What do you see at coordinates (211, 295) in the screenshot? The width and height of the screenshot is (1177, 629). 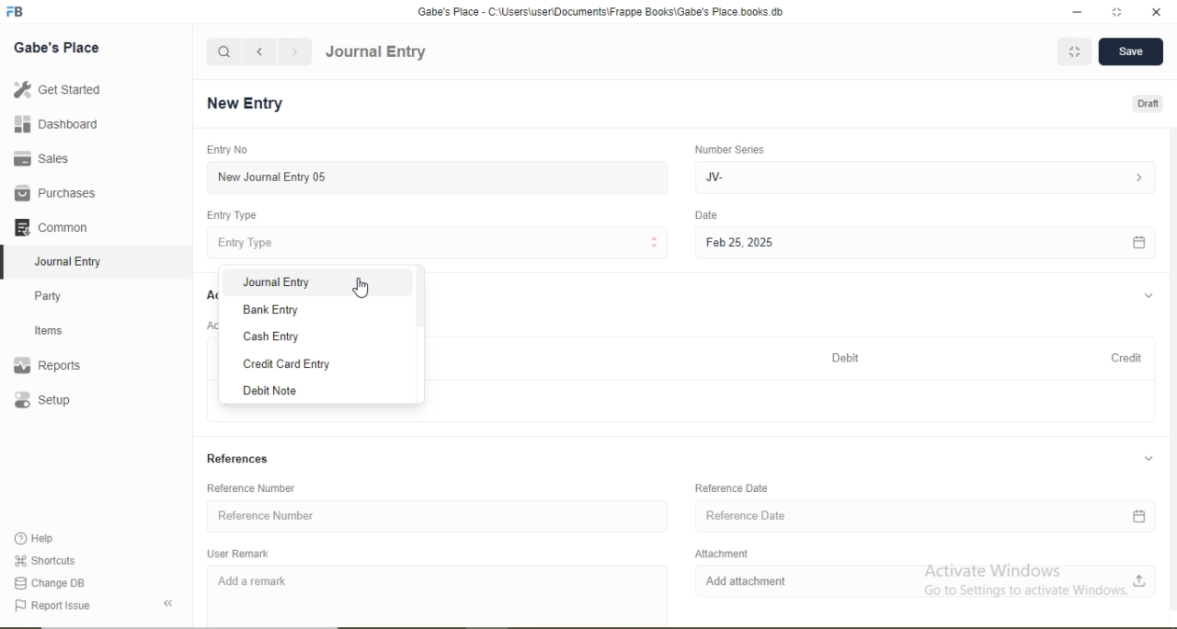 I see `Accounts.` at bounding box center [211, 295].